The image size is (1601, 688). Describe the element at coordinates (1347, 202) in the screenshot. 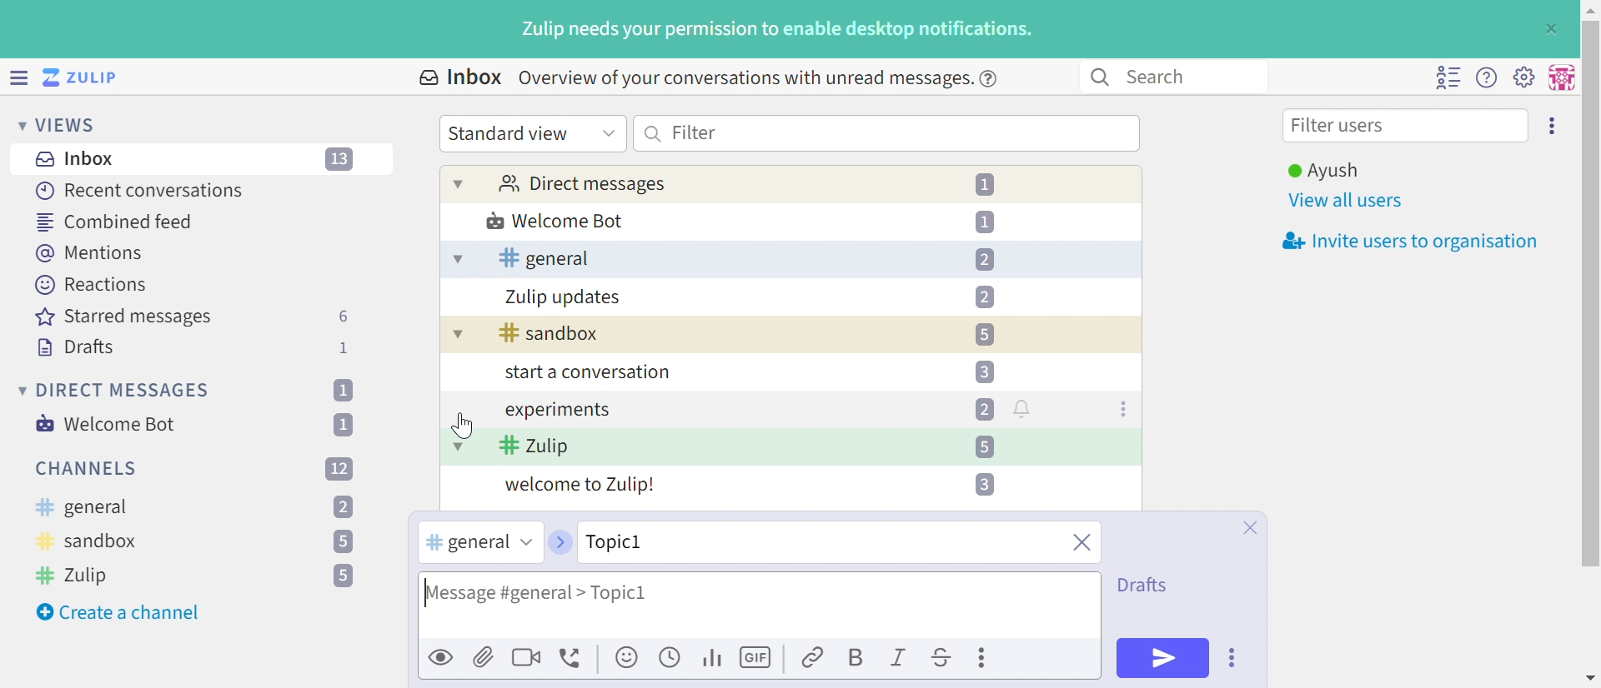

I see `View all users` at that location.